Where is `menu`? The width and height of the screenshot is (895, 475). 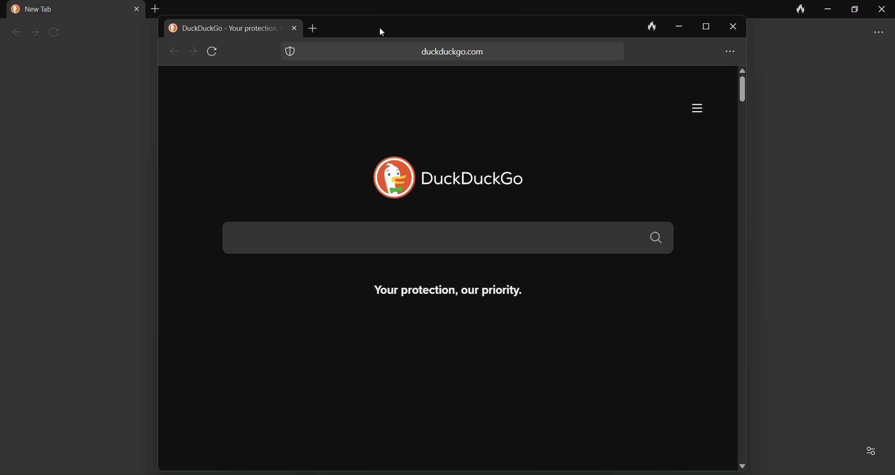
menu is located at coordinates (727, 53).